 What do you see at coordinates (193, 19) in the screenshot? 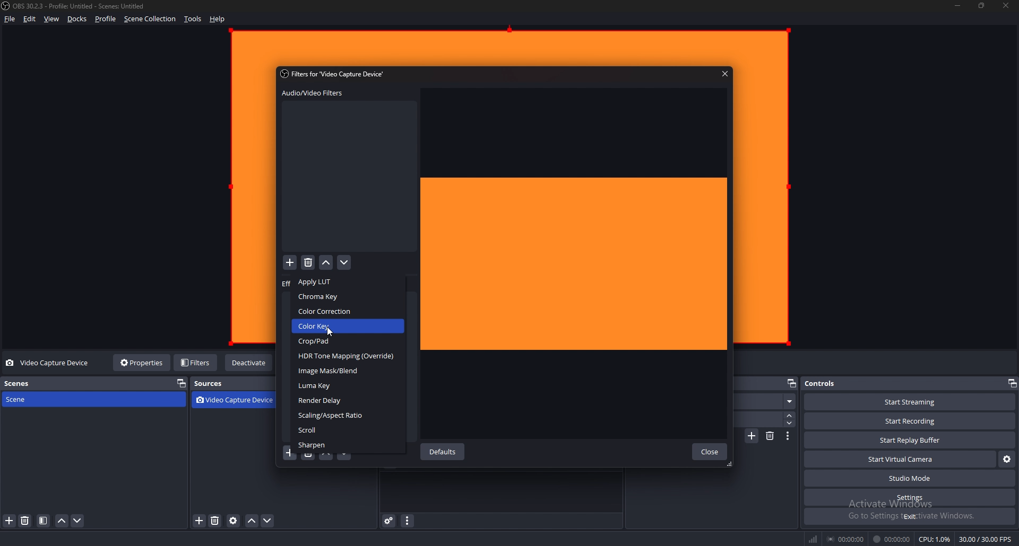
I see `tools` at bounding box center [193, 19].